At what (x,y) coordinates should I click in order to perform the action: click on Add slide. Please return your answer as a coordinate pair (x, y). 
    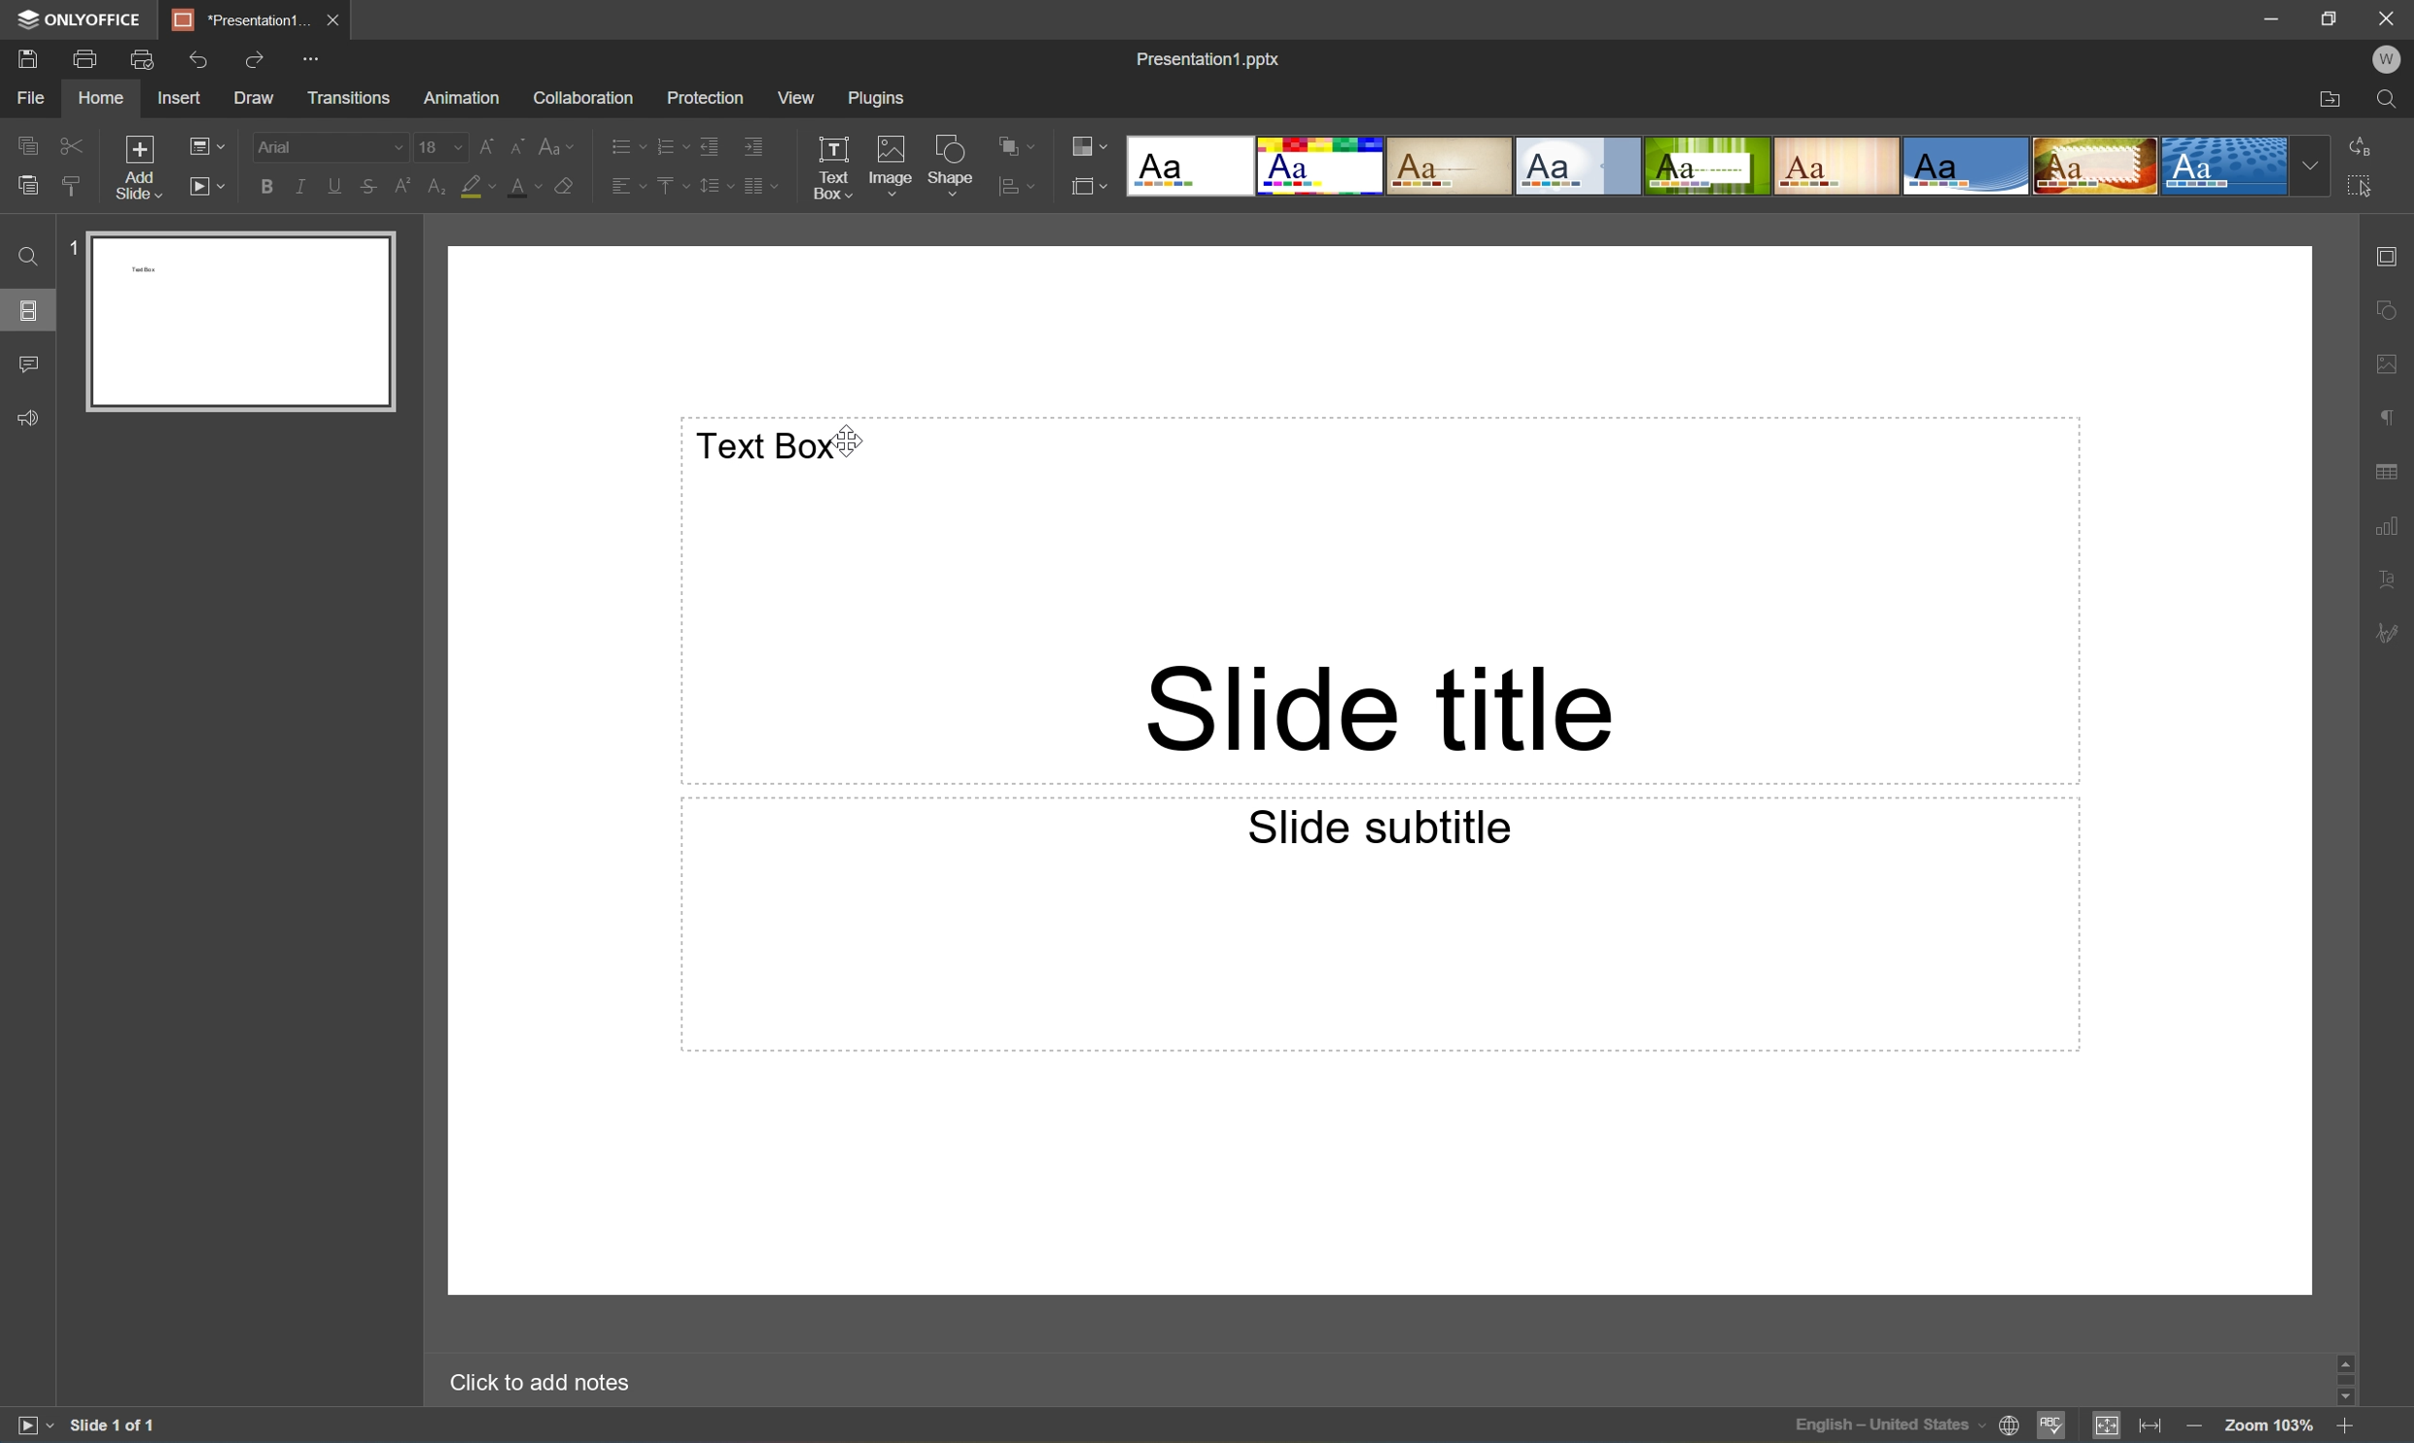
    Looking at the image, I should click on (139, 167).